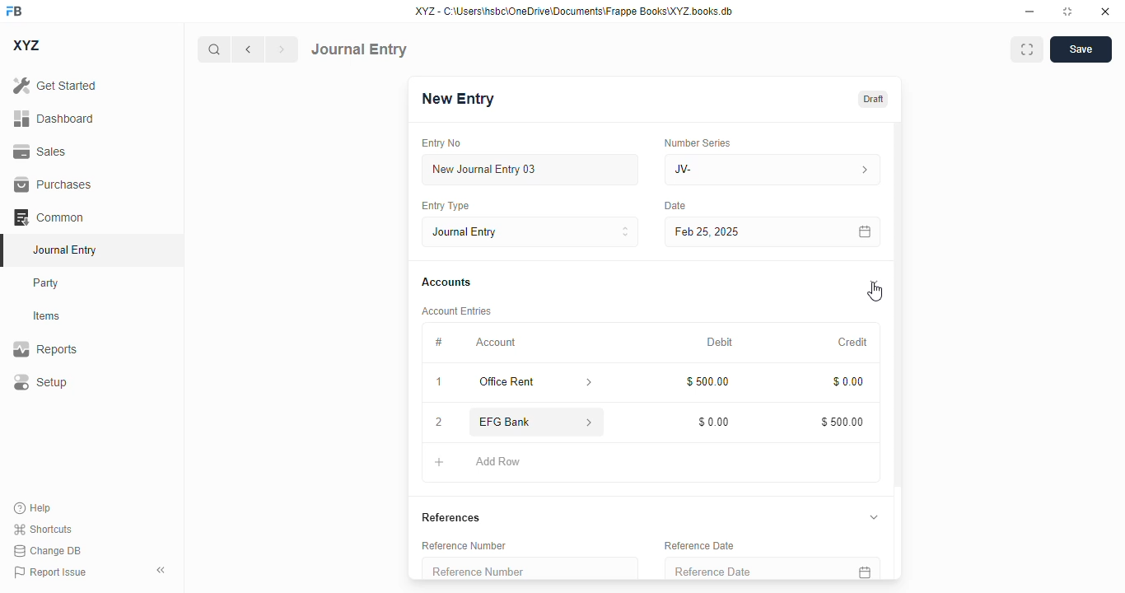  What do you see at coordinates (1028, 49) in the screenshot?
I see `toggle between form and full width` at bounding box center [1028, 49].